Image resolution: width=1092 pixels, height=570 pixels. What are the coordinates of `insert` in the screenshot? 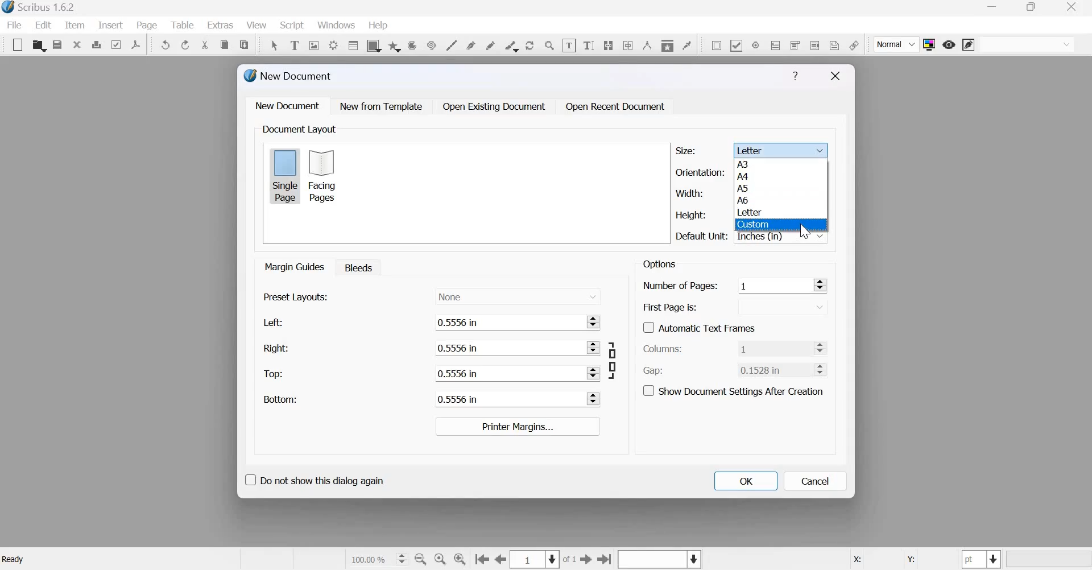 It's located at (110, 24).